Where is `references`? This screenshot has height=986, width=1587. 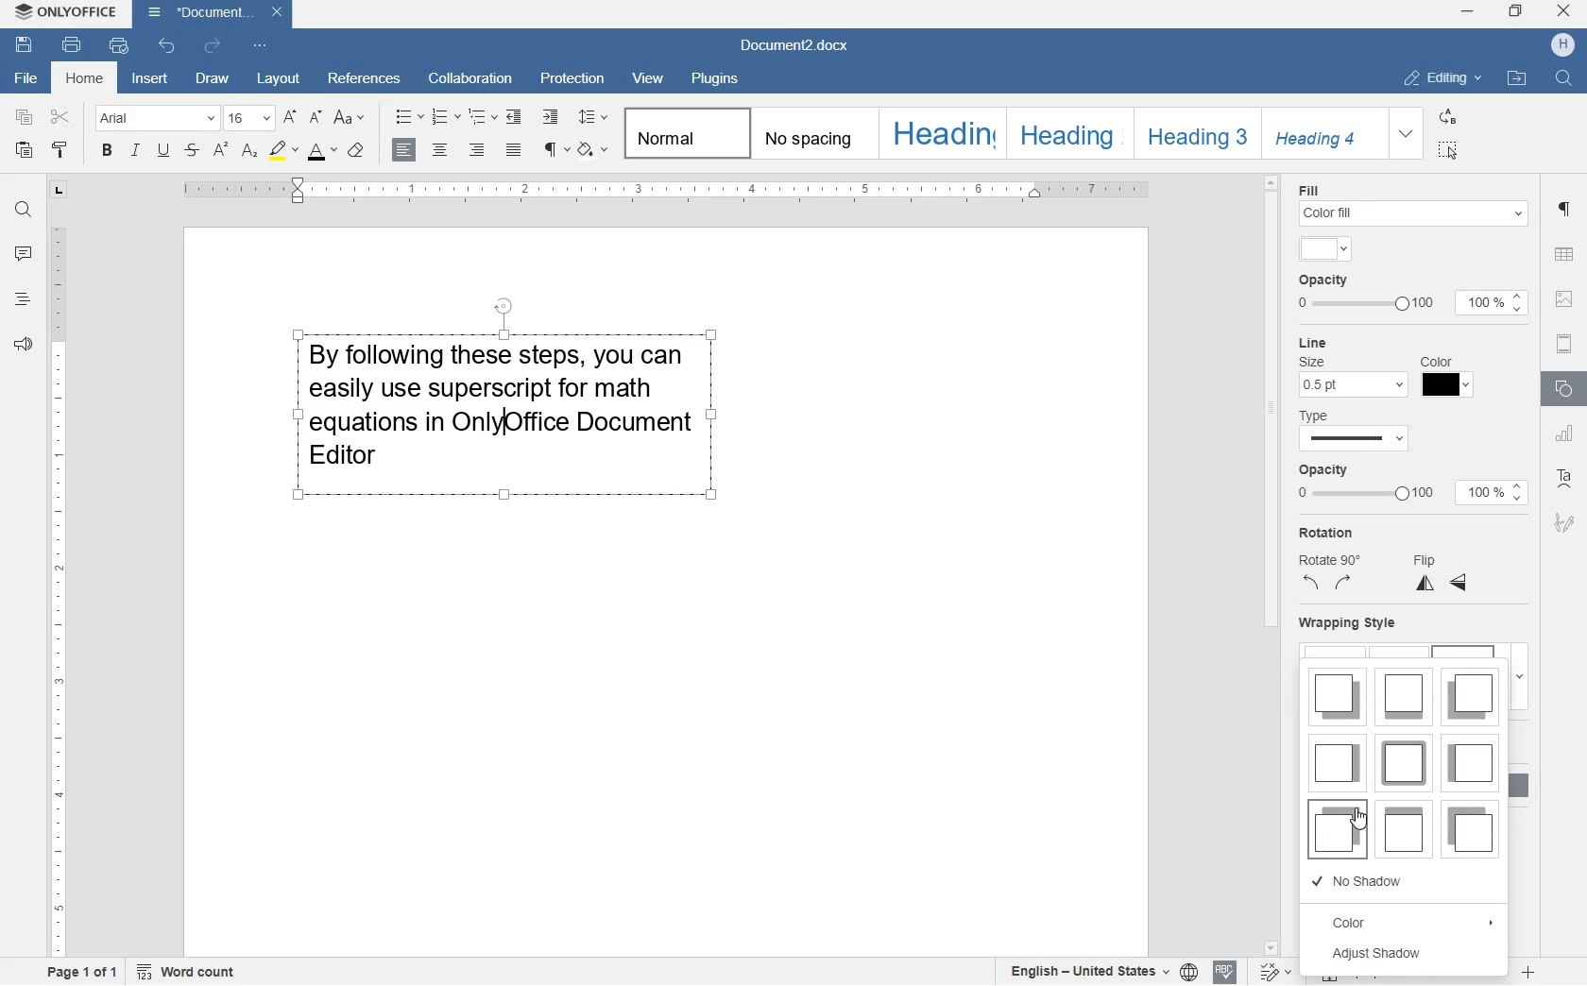
references is located at coordinates (365, 81).